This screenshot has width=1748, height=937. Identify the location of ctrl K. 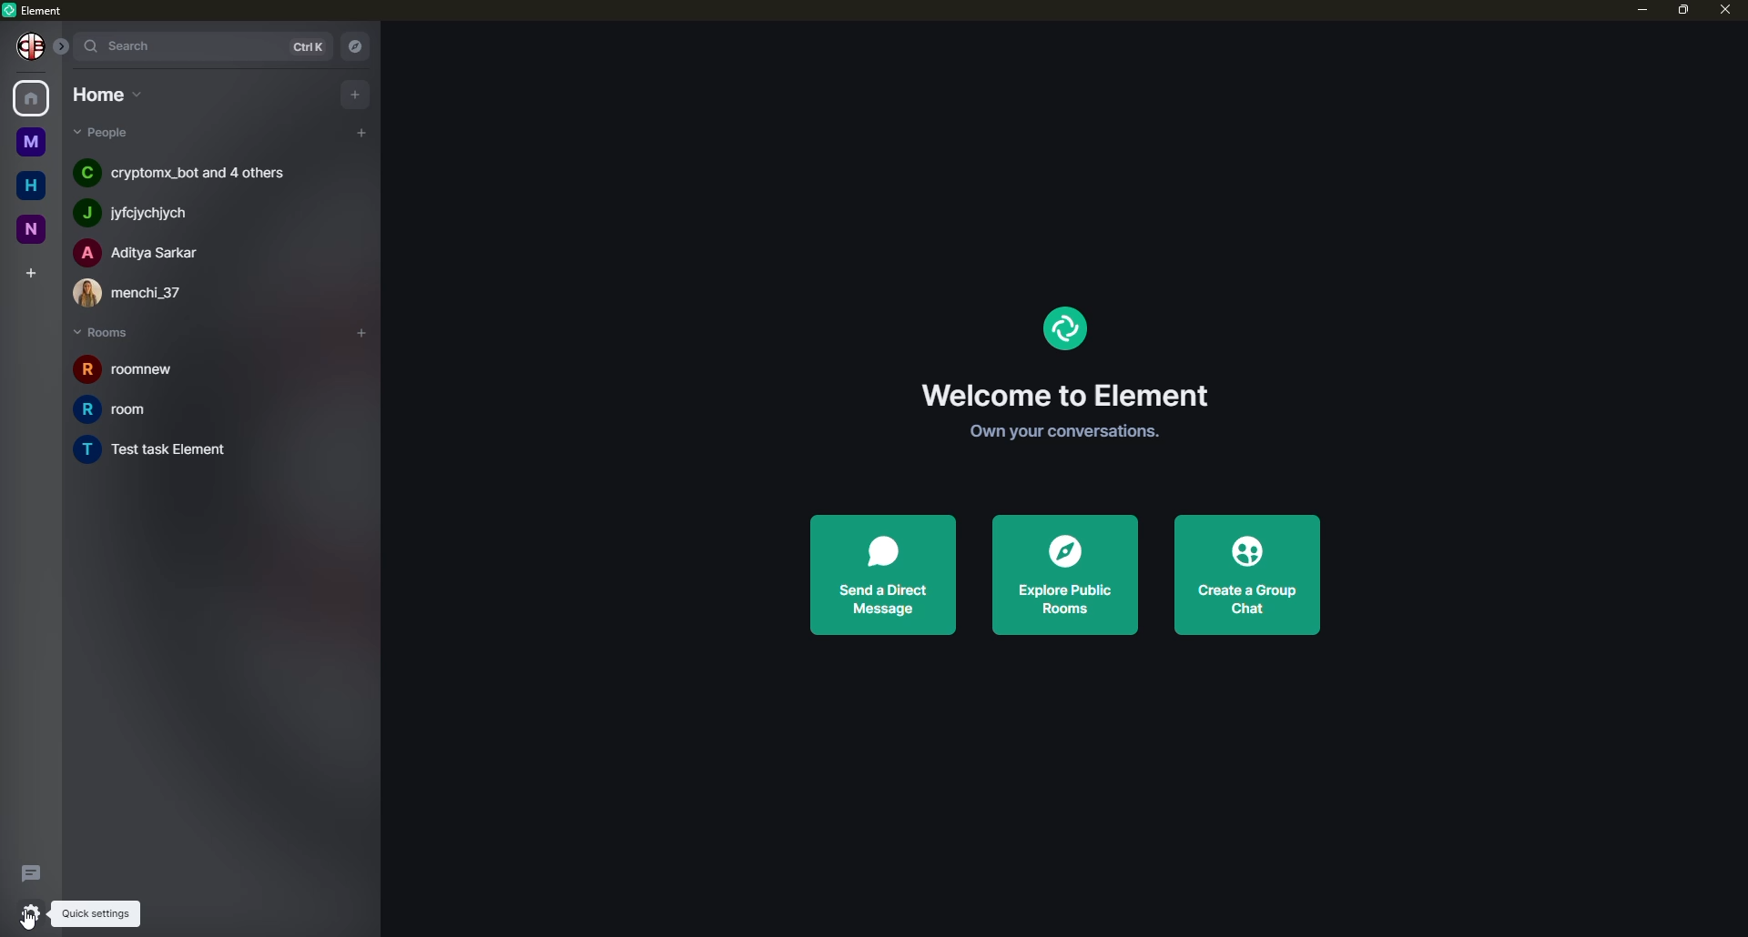
(300, 43).